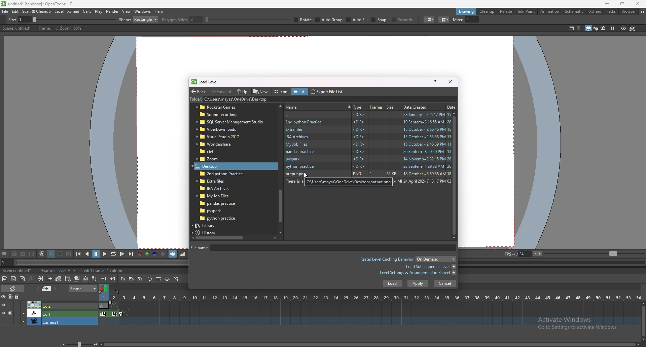  What do you see at coordinates (208, 233) in the screenshot?
I see `history` at bounding box center [208, 233].